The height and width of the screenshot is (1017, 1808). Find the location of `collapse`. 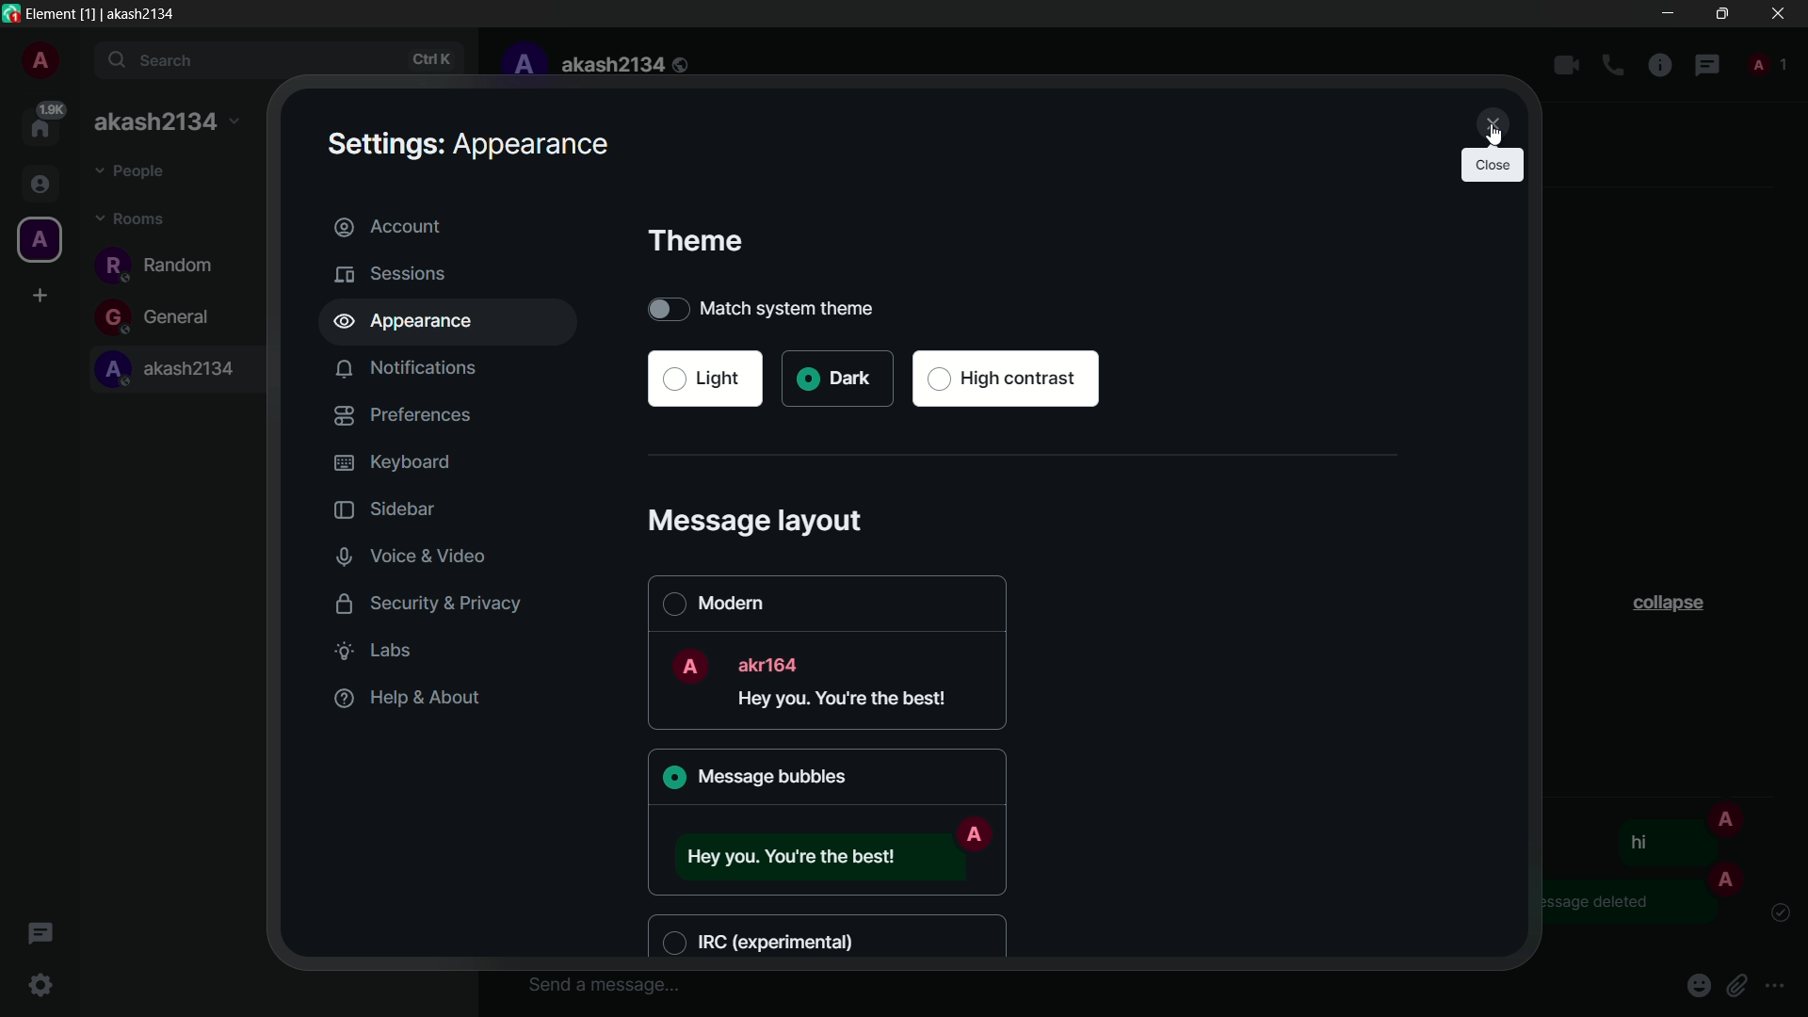

collapse is located at coordinates (1674, 605).